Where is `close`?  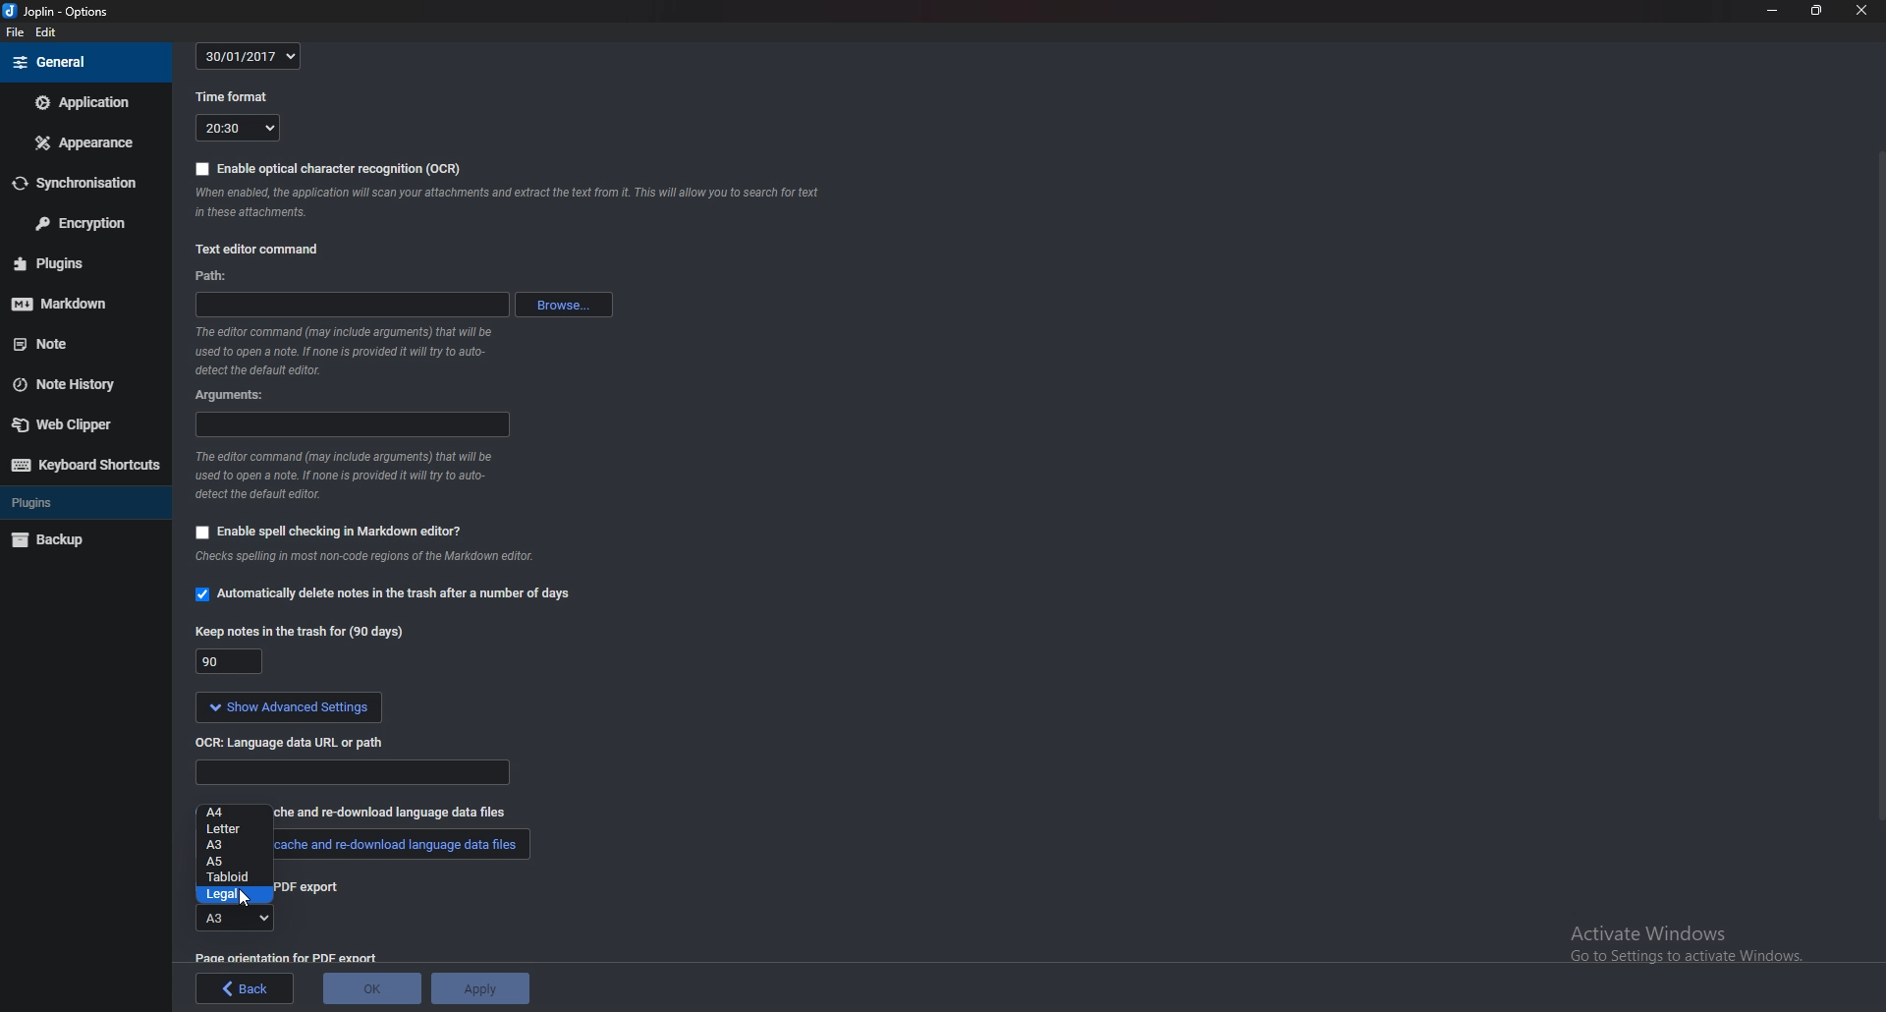 close is located at coordinates (1858, 9).